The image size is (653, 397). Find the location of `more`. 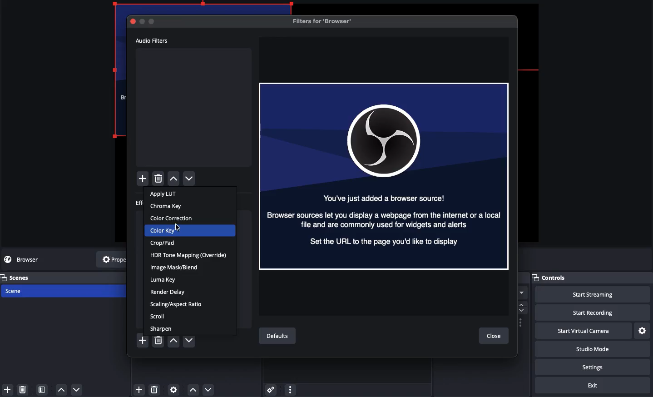

more is located at coordinates (521, 292).